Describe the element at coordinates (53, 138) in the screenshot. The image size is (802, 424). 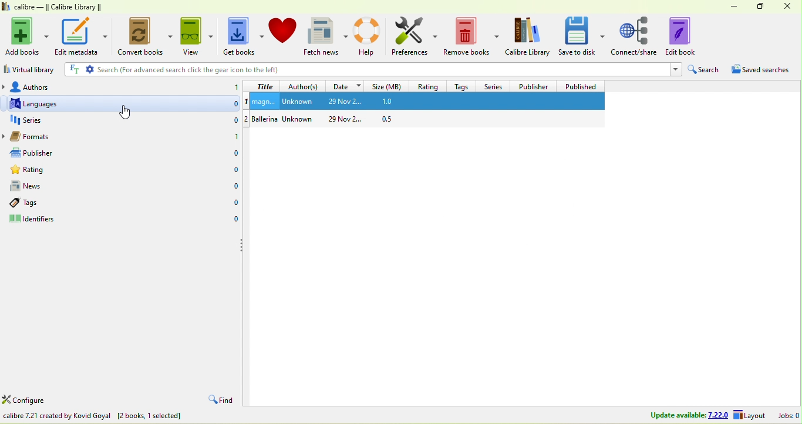
I see `formats` at that location.